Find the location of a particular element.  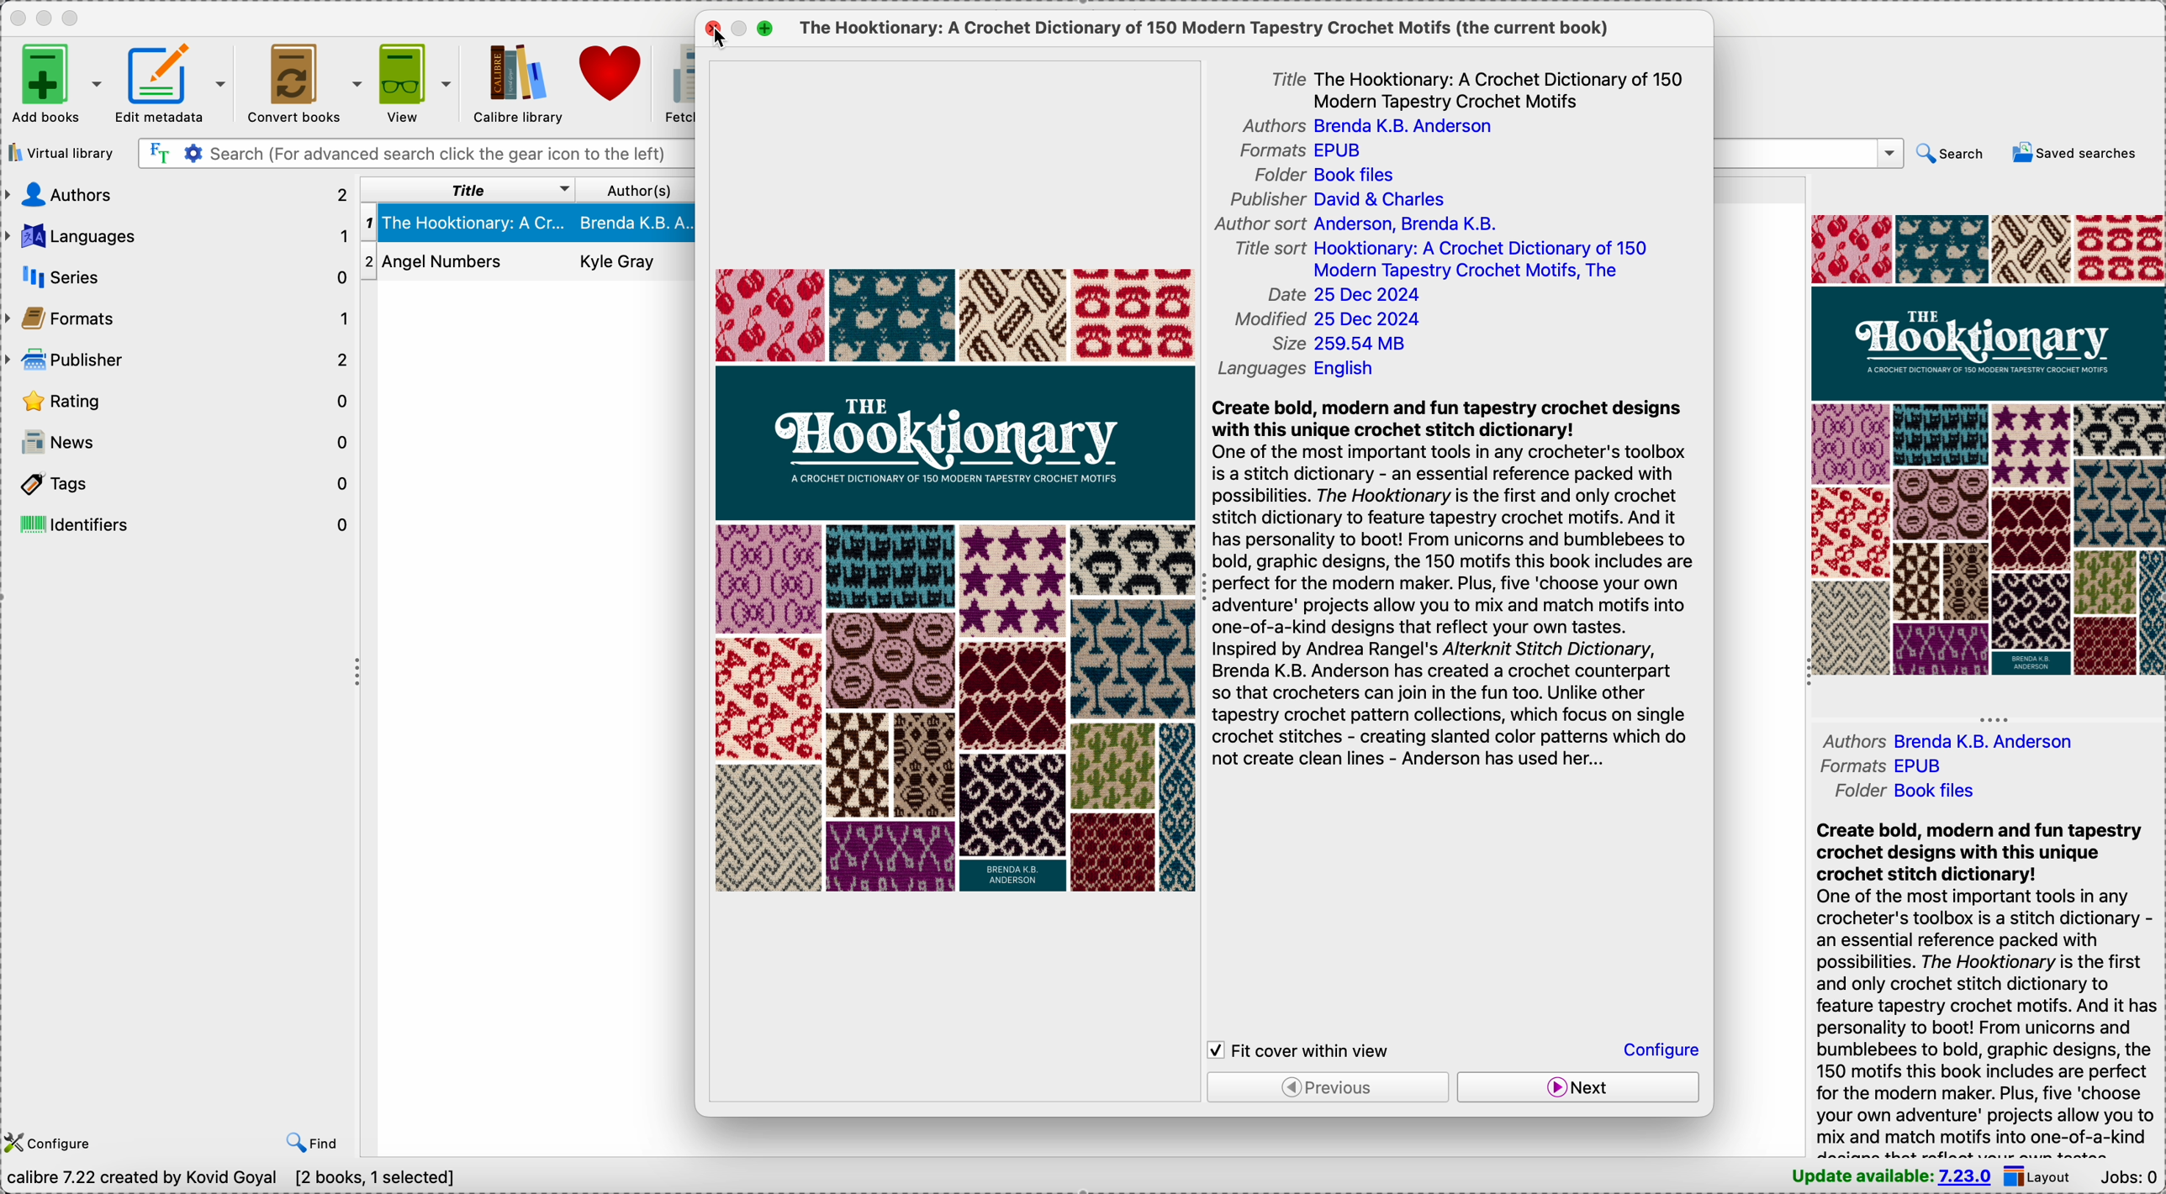

current book is located at coordinates (1207, 28).